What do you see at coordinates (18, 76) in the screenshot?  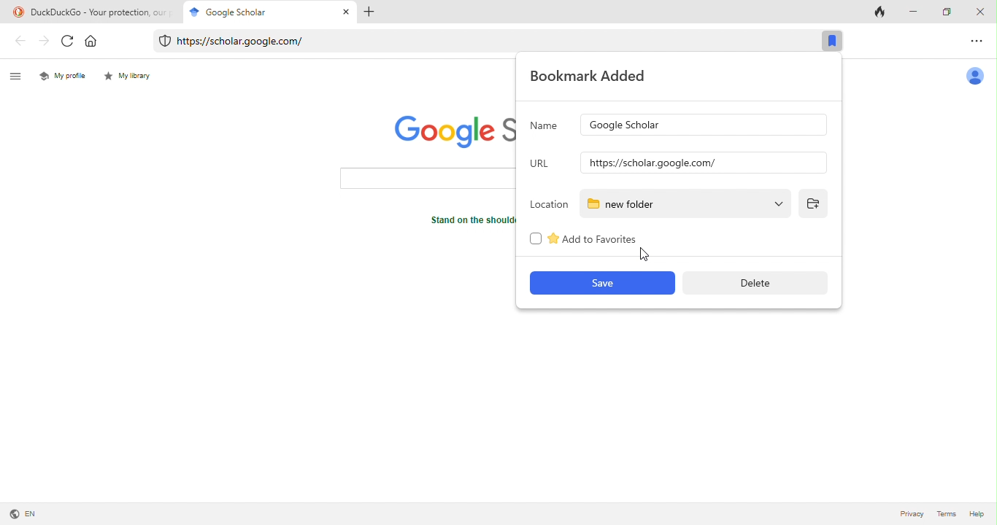 I see `menu` at bounding box center [18, 76].